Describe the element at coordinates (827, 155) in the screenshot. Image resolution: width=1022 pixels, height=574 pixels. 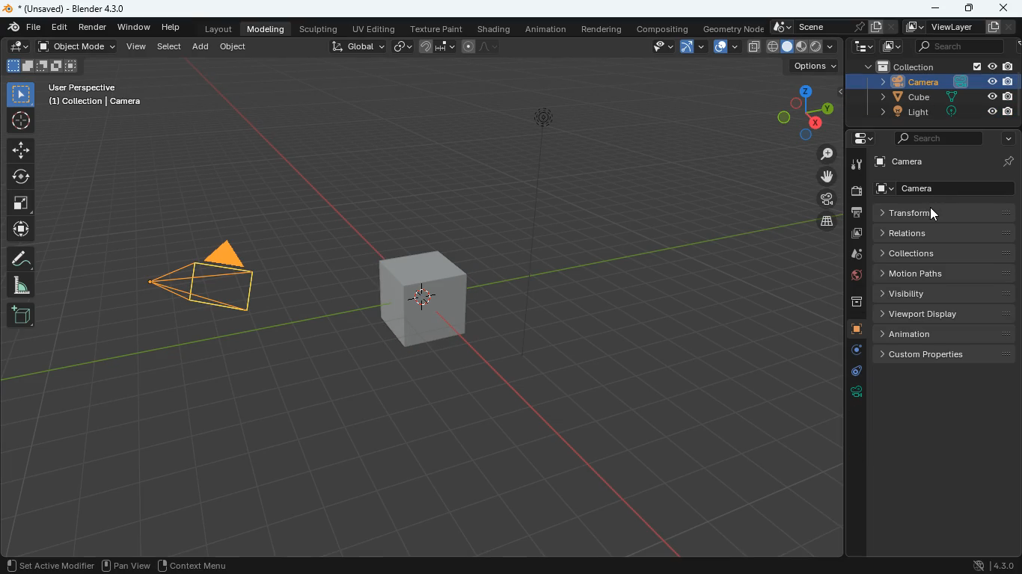
I see `zoom` at that location.